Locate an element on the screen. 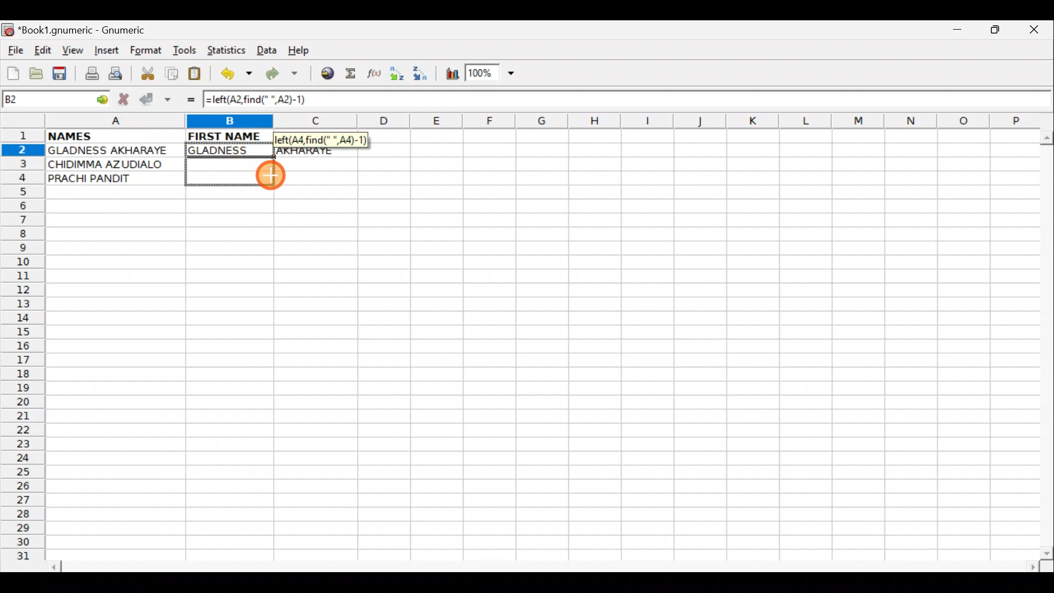 The height and width of the screenshot is (593, 1054). Tools is located at coordinates (186, 51).